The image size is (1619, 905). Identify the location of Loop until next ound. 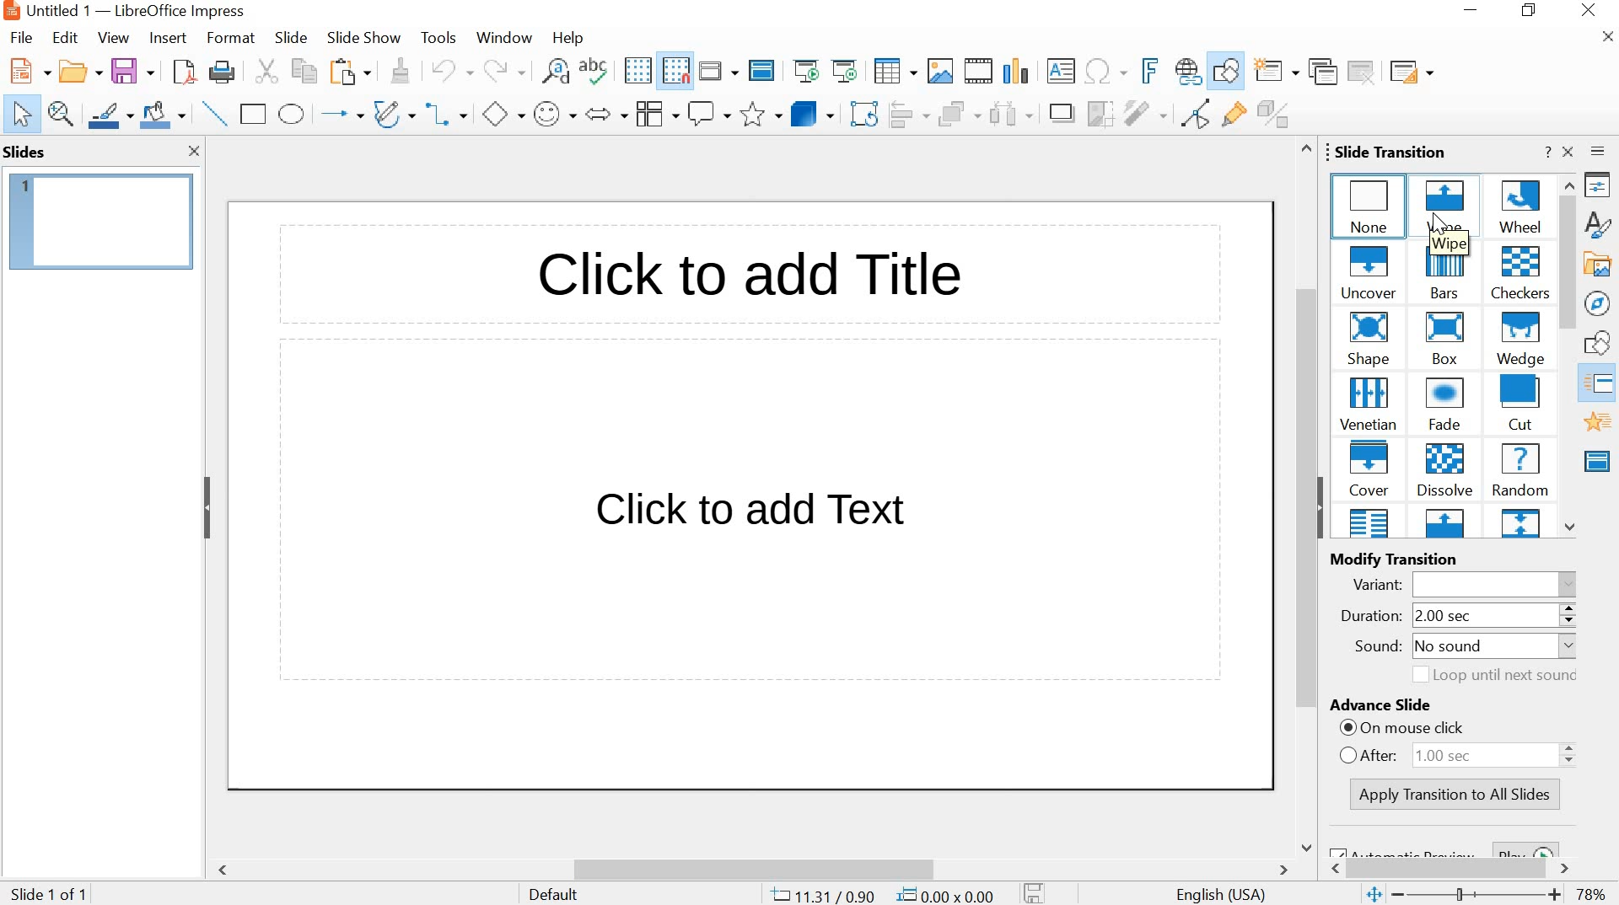
(1489, 675).